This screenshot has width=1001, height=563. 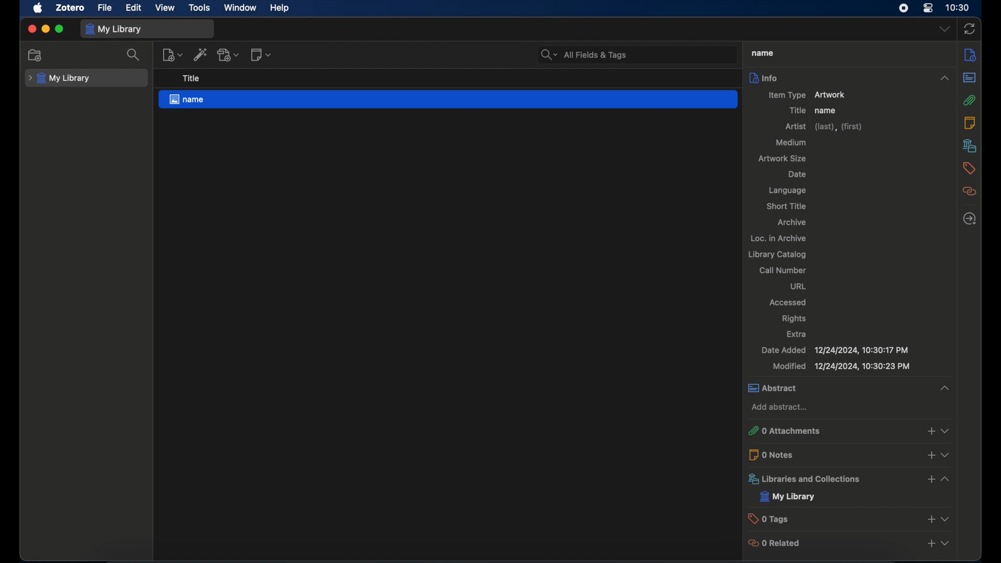 What do you see at coordinates (951, 458) in the screenshot?
I see `expand section` at bounding box center [951, 458].